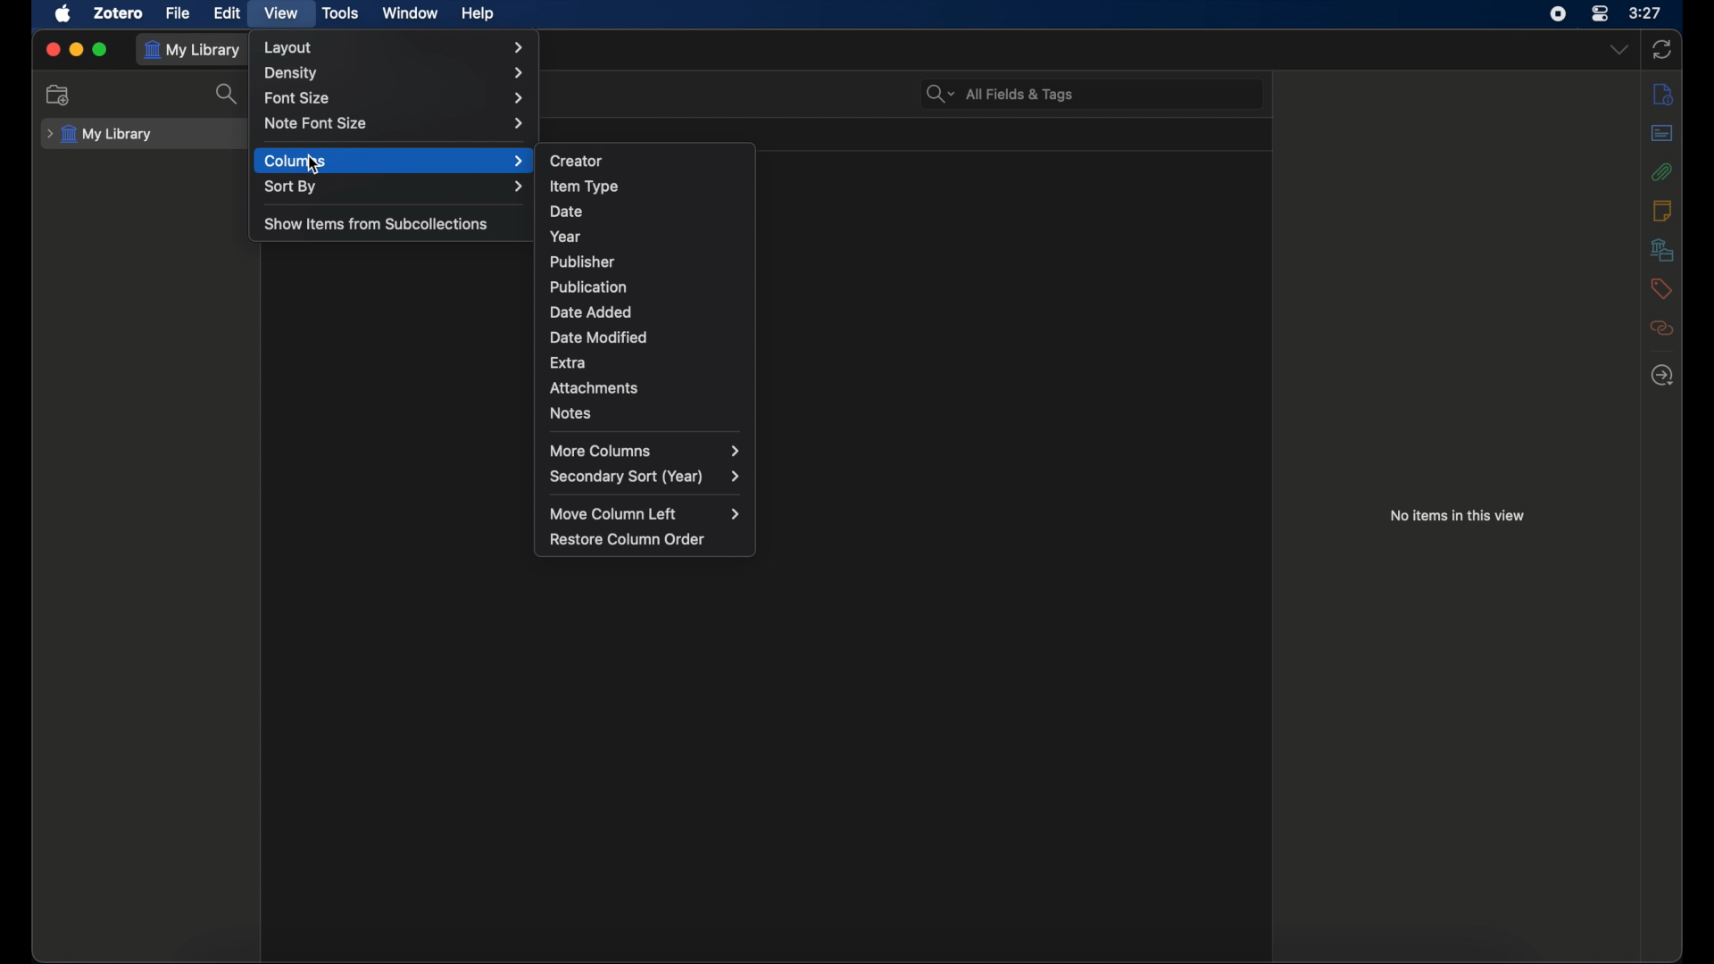 The width and height of the screenshot is (1714, 964). What do you see at coordinates (60, 96) in the screenshot?
I see `new collection` at bounding box center [60, 96].